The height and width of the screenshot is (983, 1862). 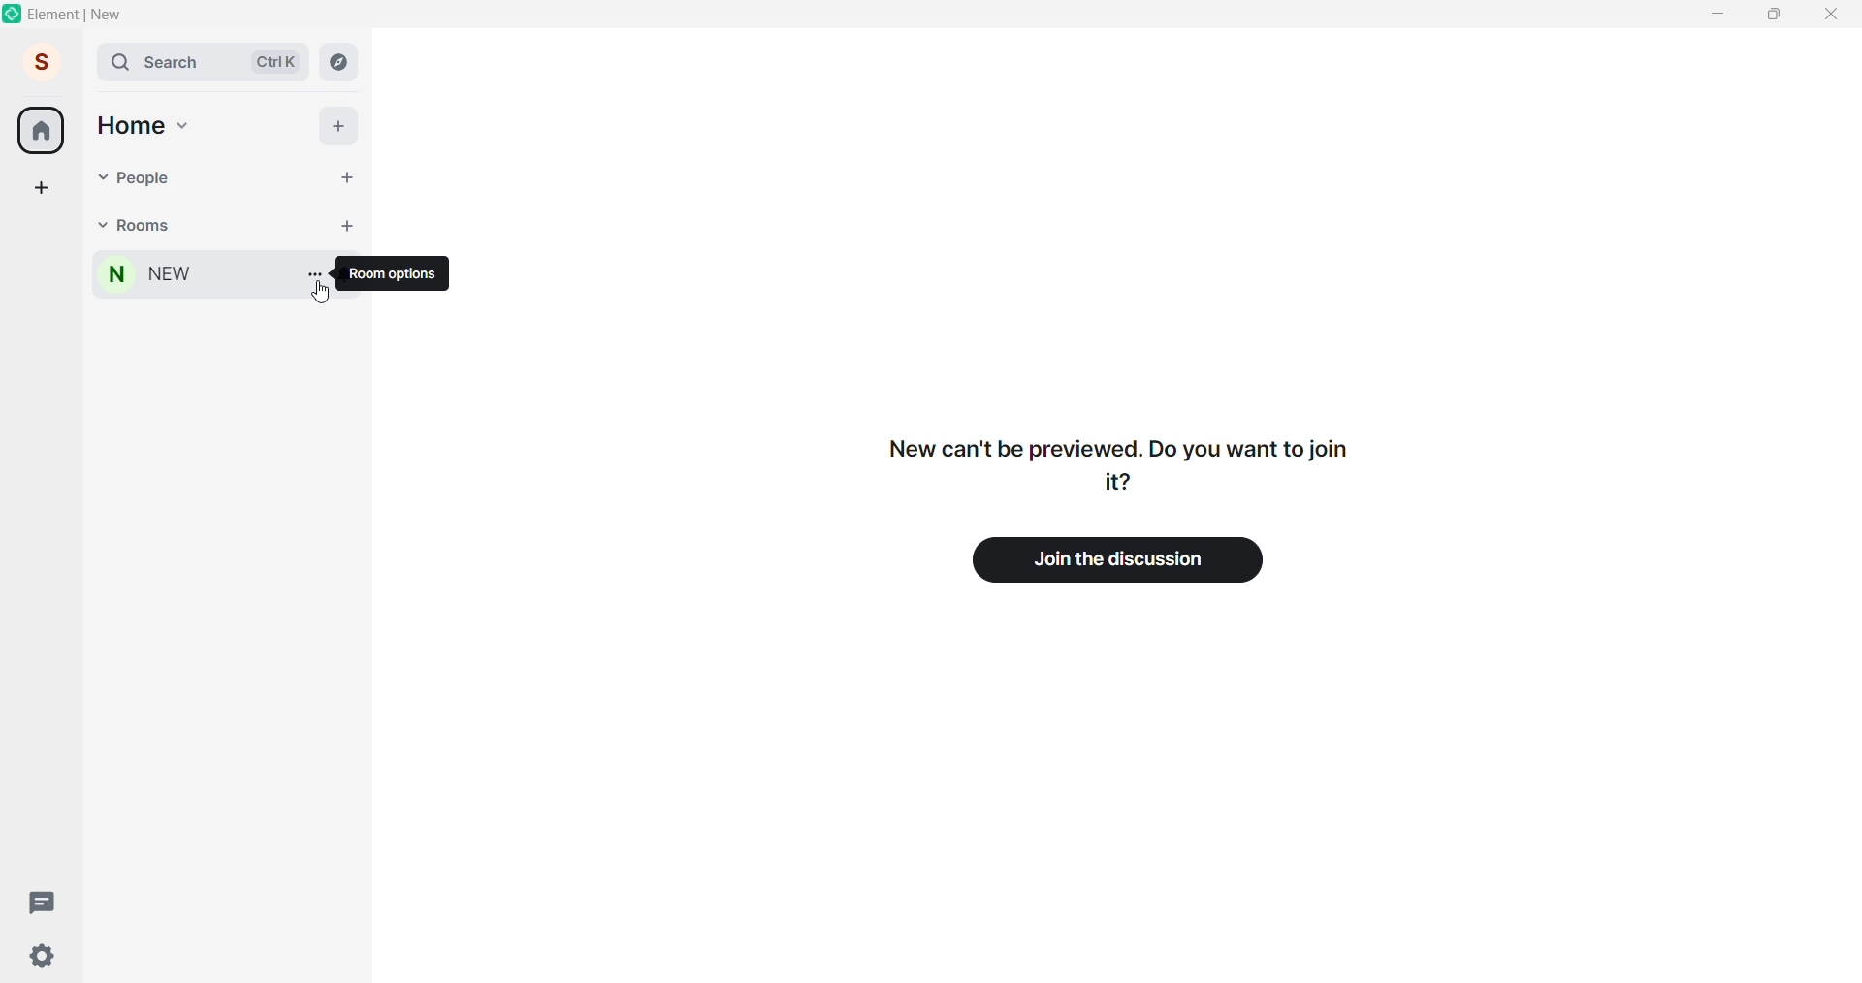 I want to click on minimize, so click(x=1713, y=15).